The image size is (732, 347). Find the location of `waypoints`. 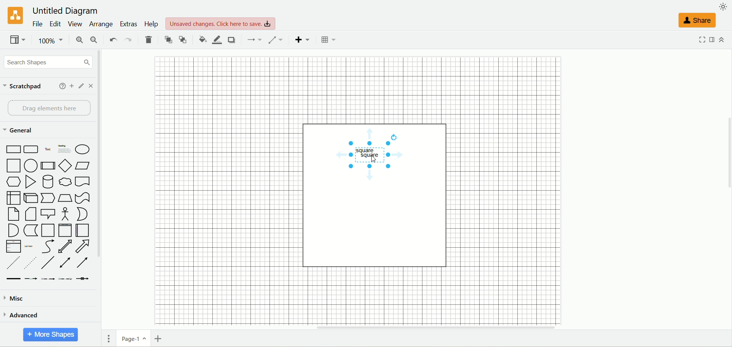

waypoints is located at coordinates (278, 40).